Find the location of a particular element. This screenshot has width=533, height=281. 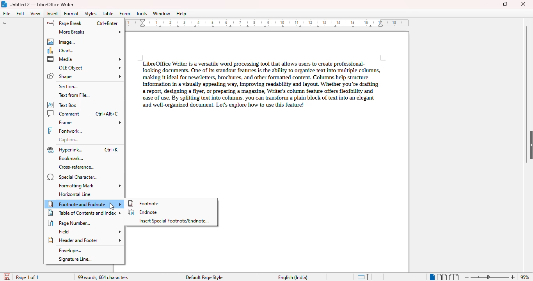

cross-reference is located at coordinates (77, 167).